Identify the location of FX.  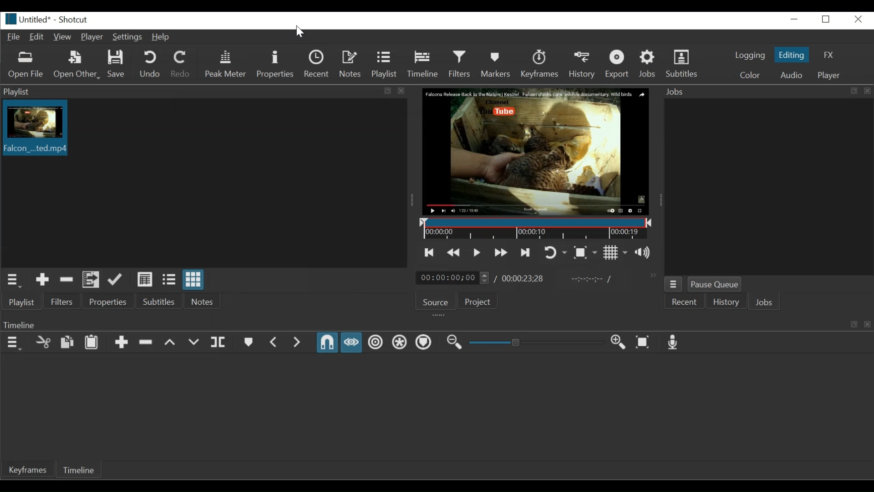
(830, 55).